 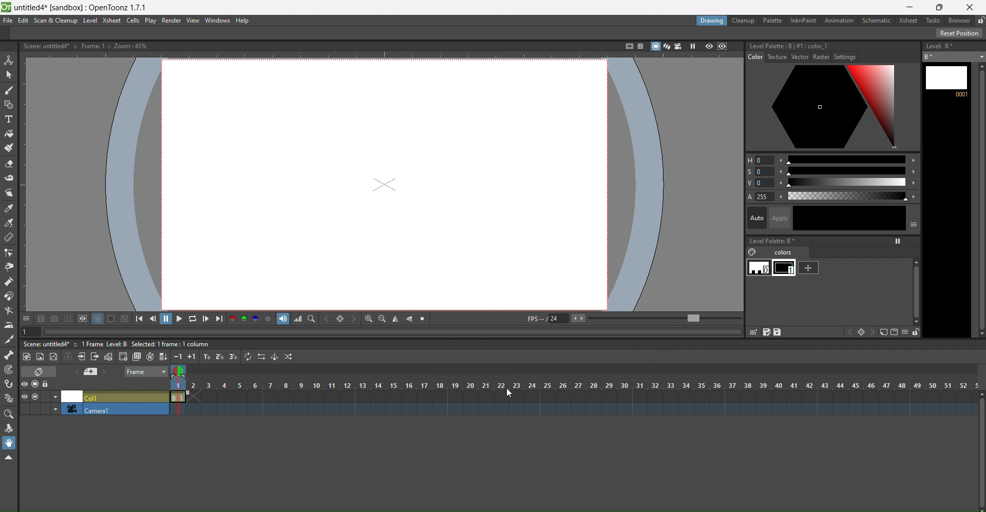 I want to click on random, so click(x=290, y=357).